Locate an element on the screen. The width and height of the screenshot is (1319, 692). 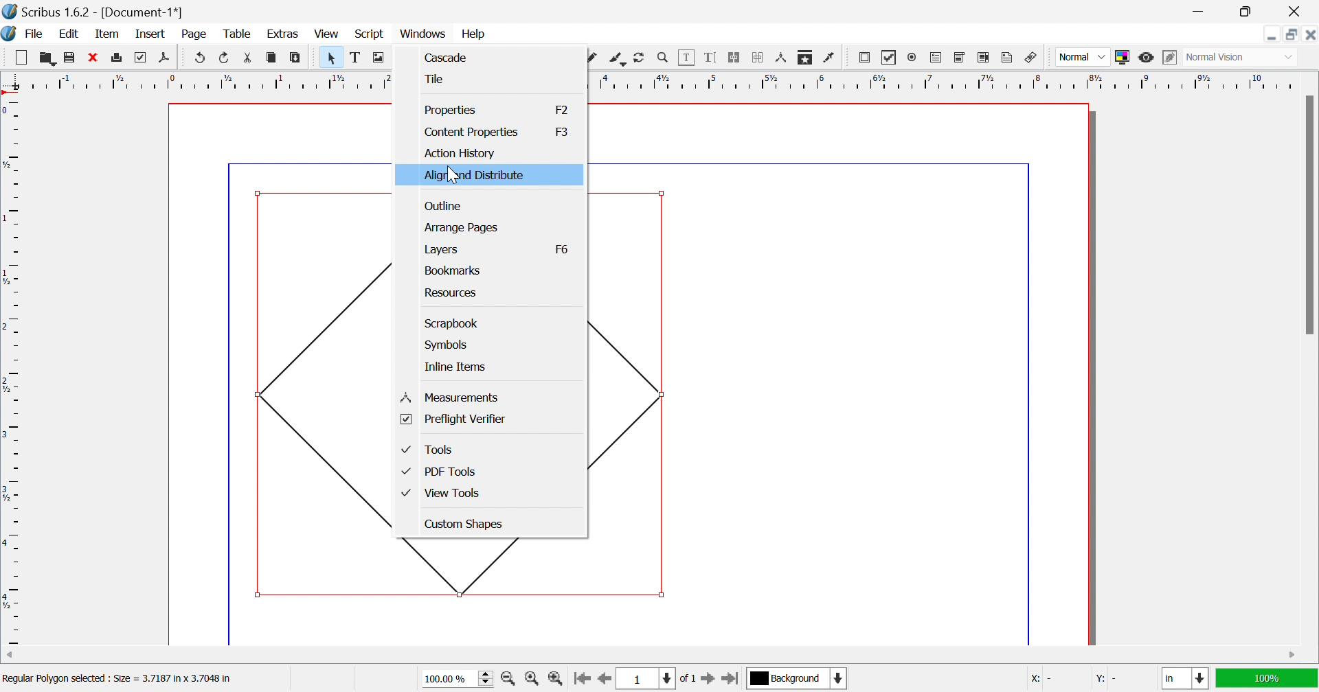
Zoom in or out is located at coordinates (663, 56).